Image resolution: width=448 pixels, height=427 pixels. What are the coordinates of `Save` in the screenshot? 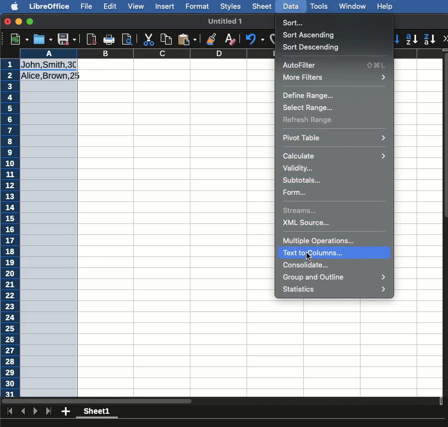 It's located at (67, 38).